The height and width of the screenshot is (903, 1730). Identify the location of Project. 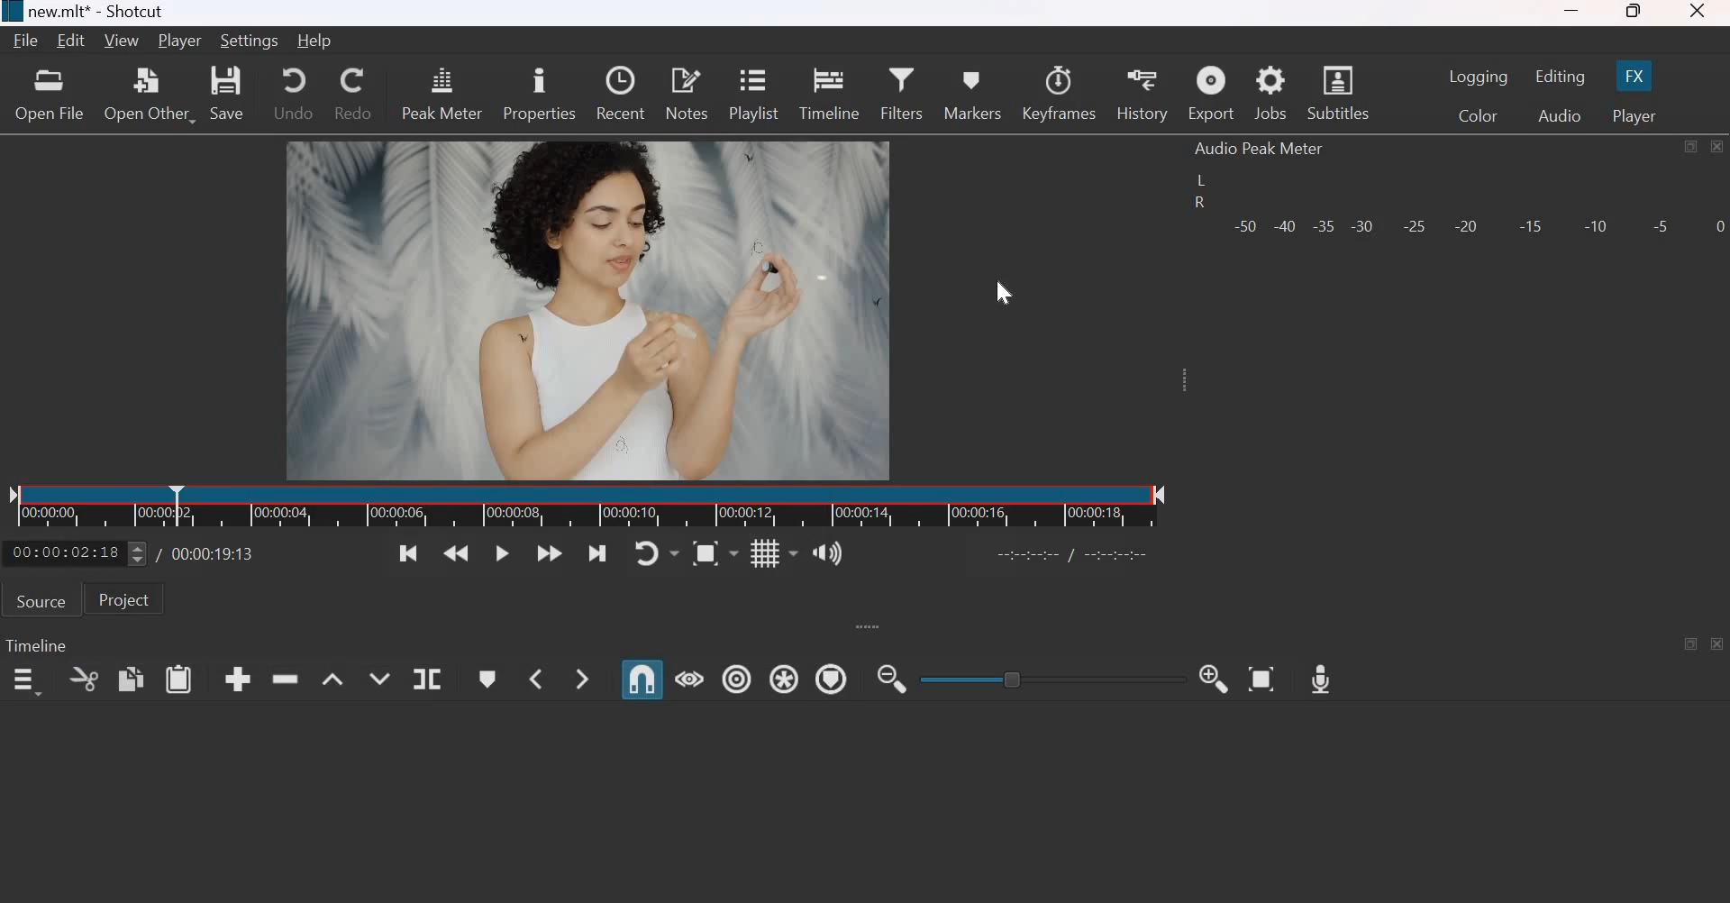
(123, 599).